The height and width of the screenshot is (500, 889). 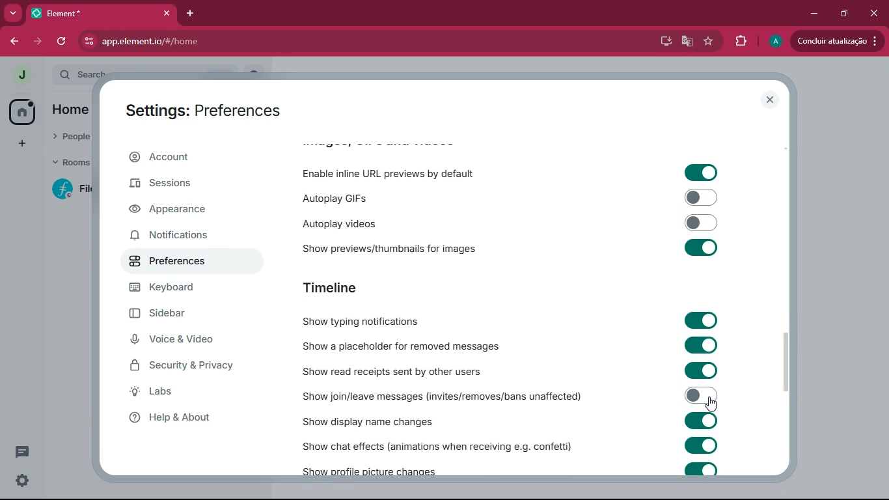 What do you see at coordinates (438, 395) in the screenshot?
I see `show join/leave messages (invites/removes/bans unaffected)` at bounding box center [438, 395].